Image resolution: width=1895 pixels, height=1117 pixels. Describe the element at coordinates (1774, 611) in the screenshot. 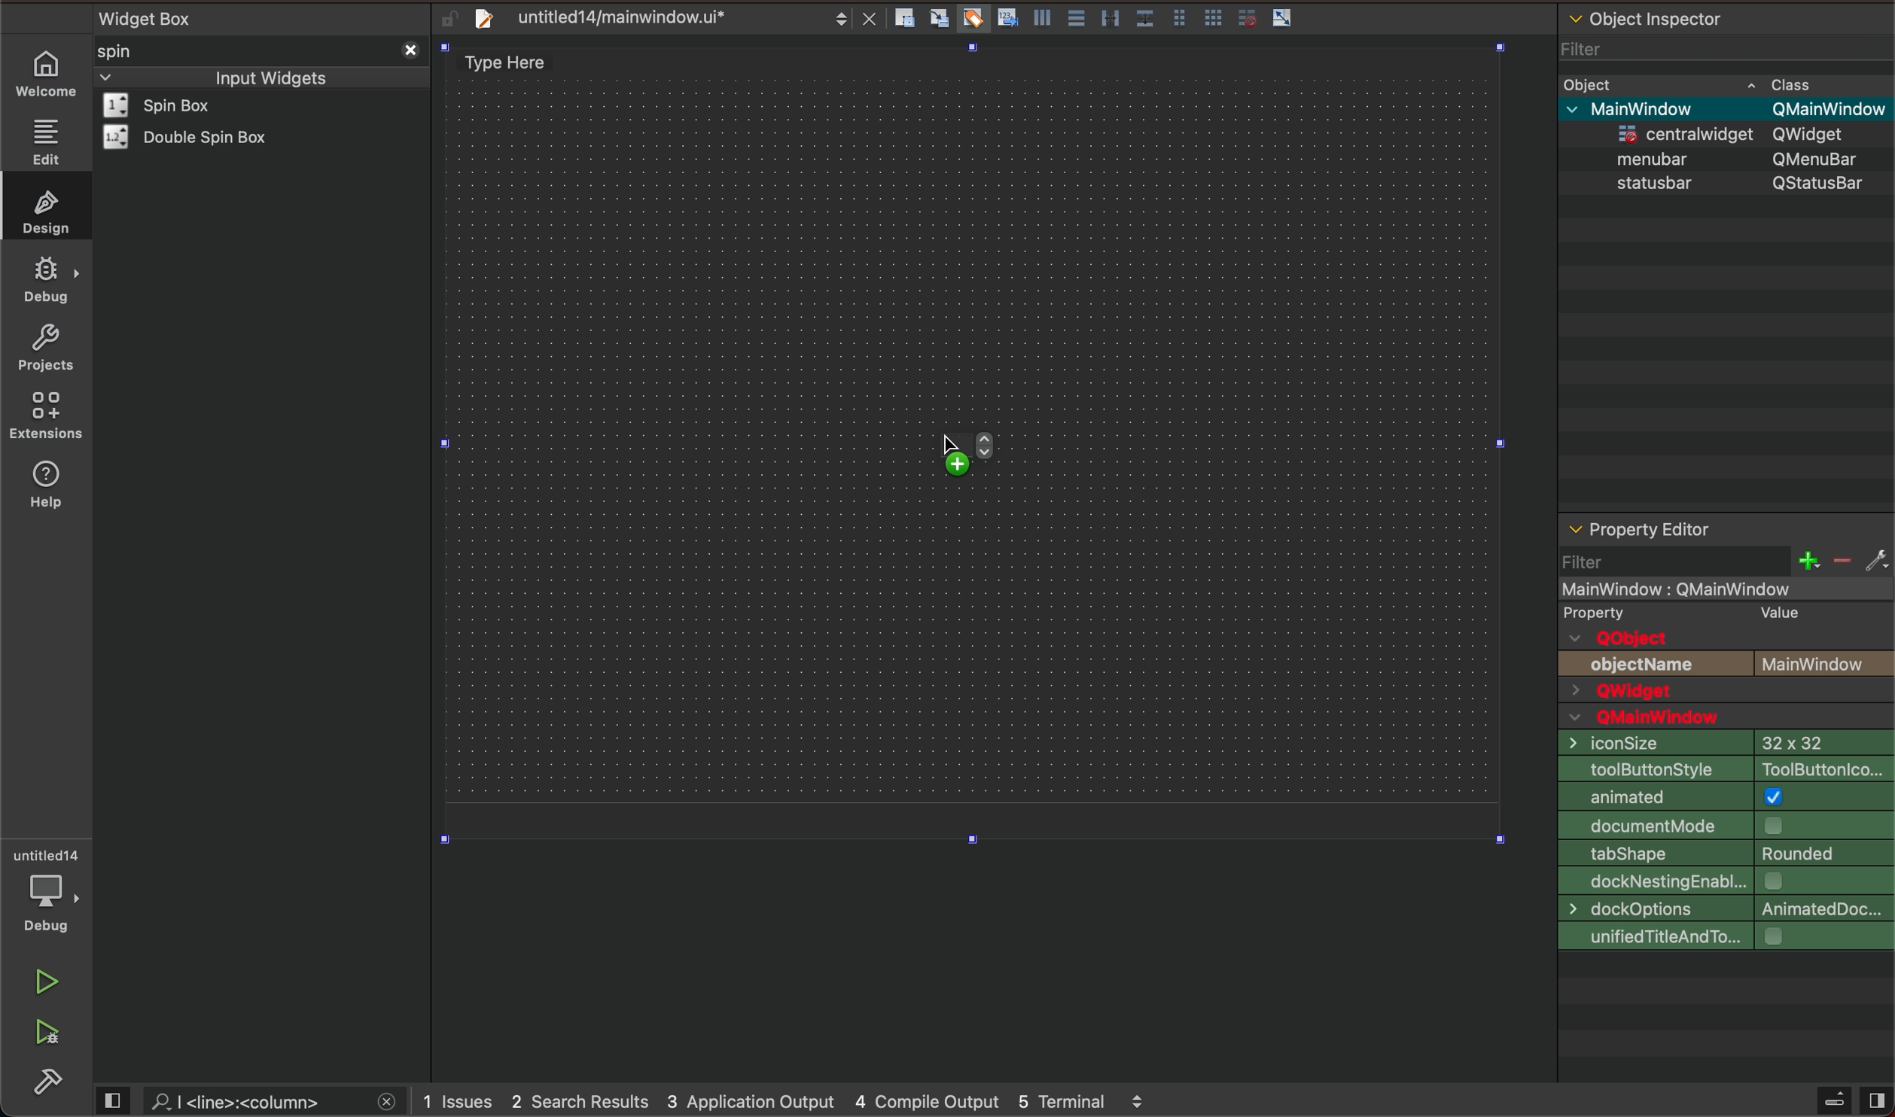

I see `text` at that location.